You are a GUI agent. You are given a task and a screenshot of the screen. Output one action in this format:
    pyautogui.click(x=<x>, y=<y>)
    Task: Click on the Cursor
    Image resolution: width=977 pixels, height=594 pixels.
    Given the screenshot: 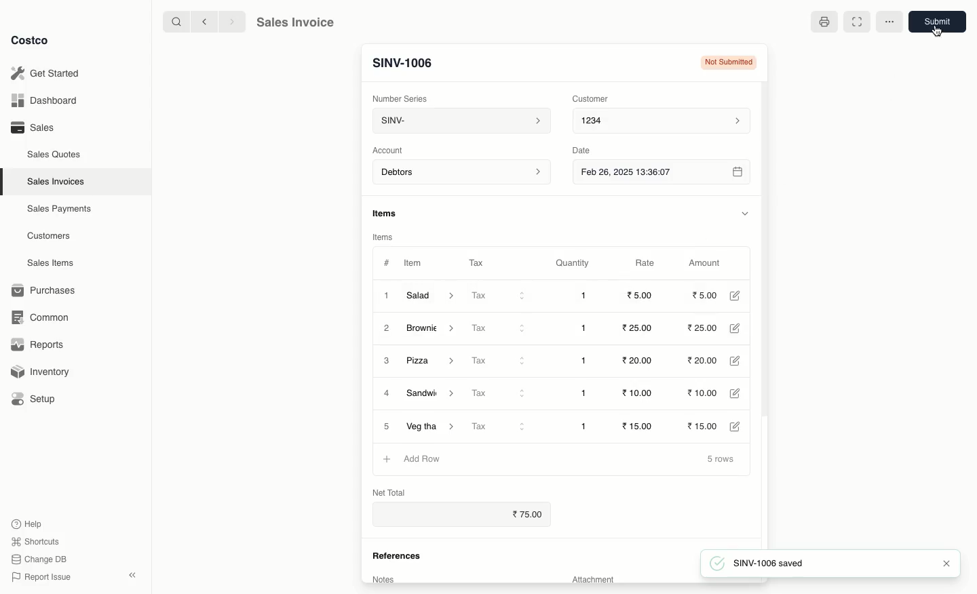 What is the action you would take?
    pyautogui.click(x=939, y=33)
    